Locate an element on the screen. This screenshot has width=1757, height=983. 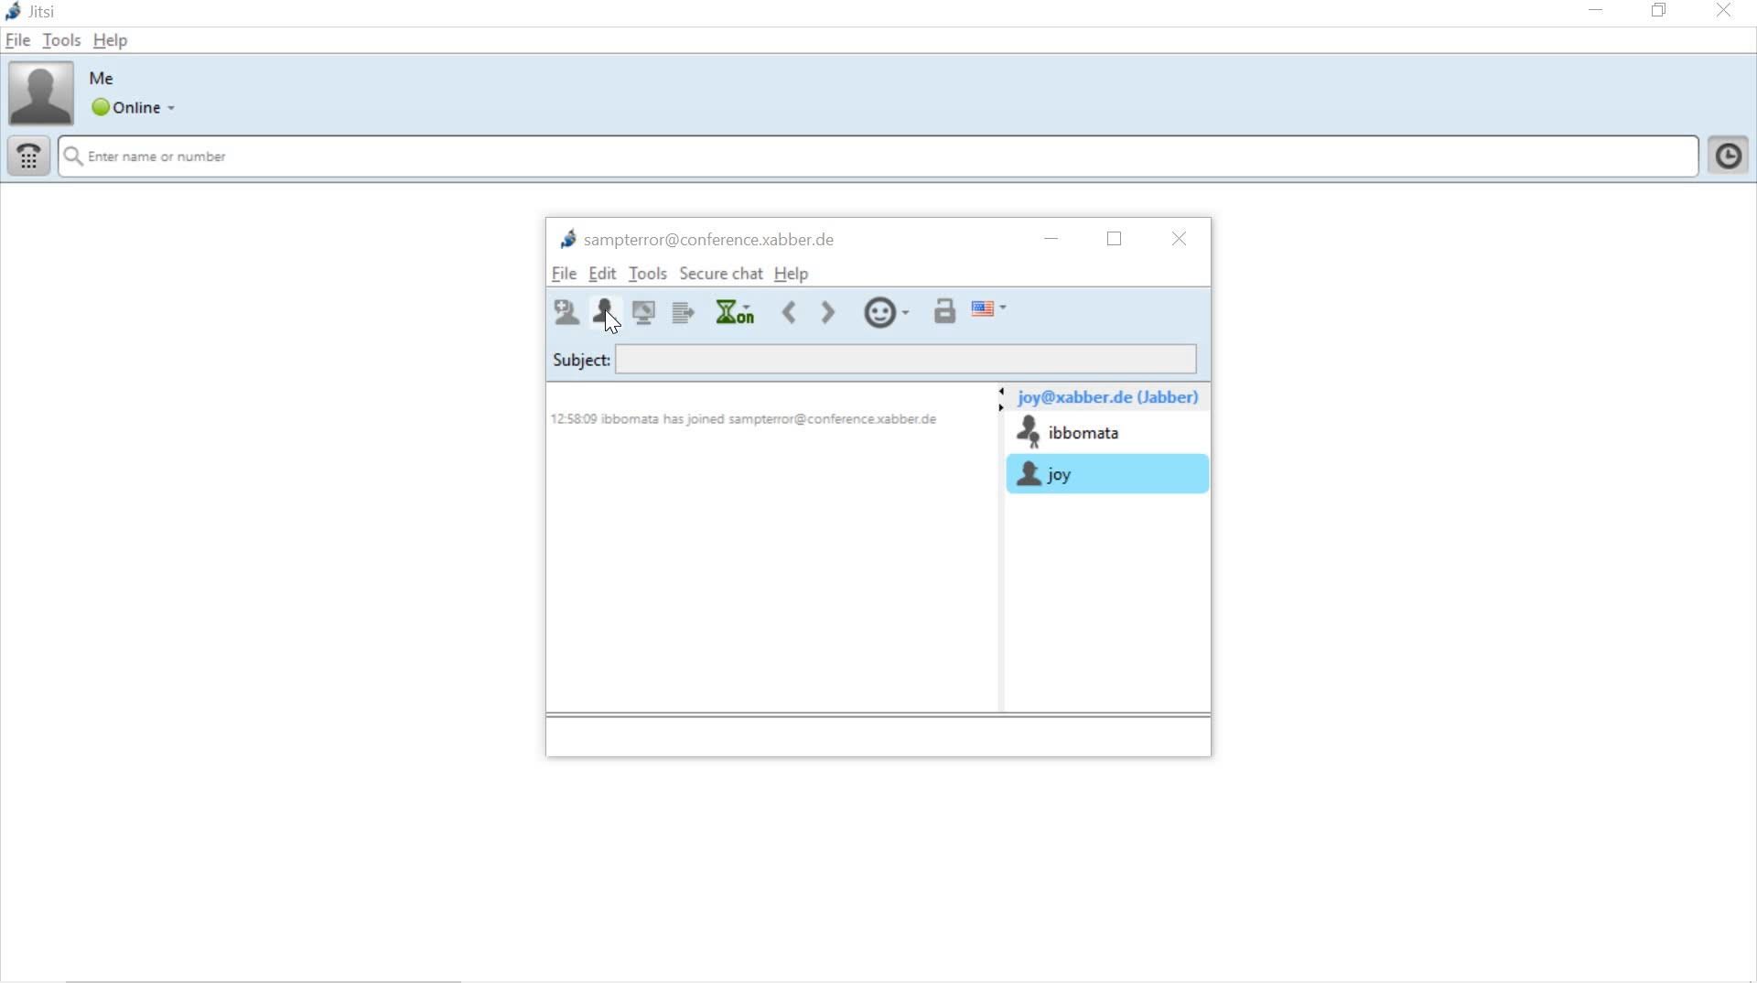
file is located at coordinates (564, 274).